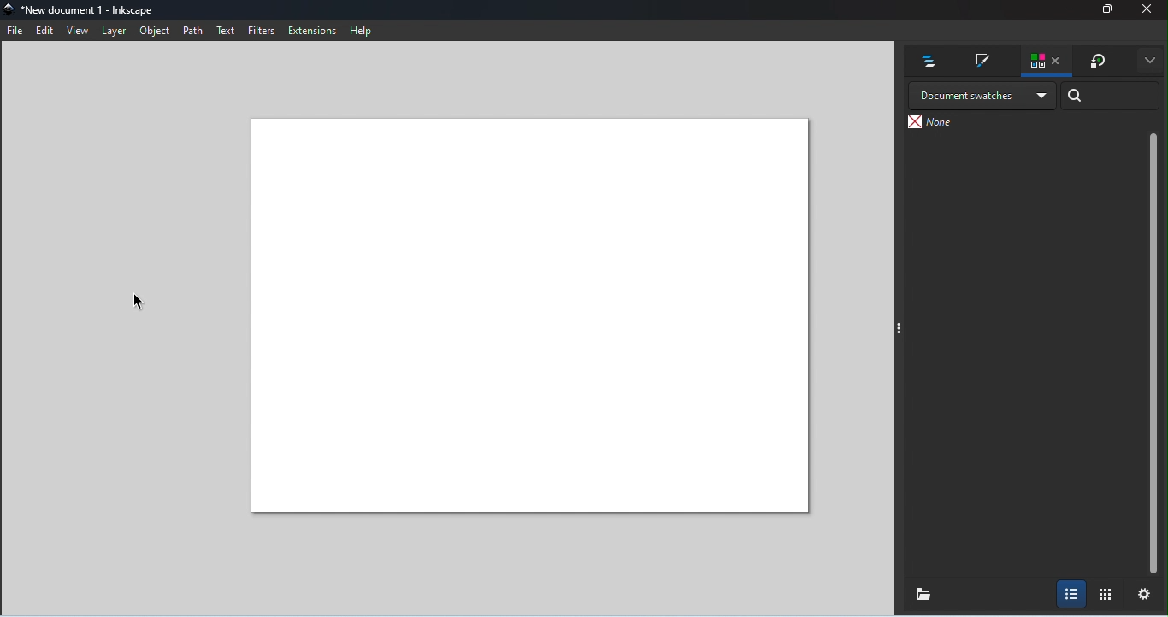 The height and width of the screenshot is (617, 1168). I want to click on Filters, so click(263, 31).